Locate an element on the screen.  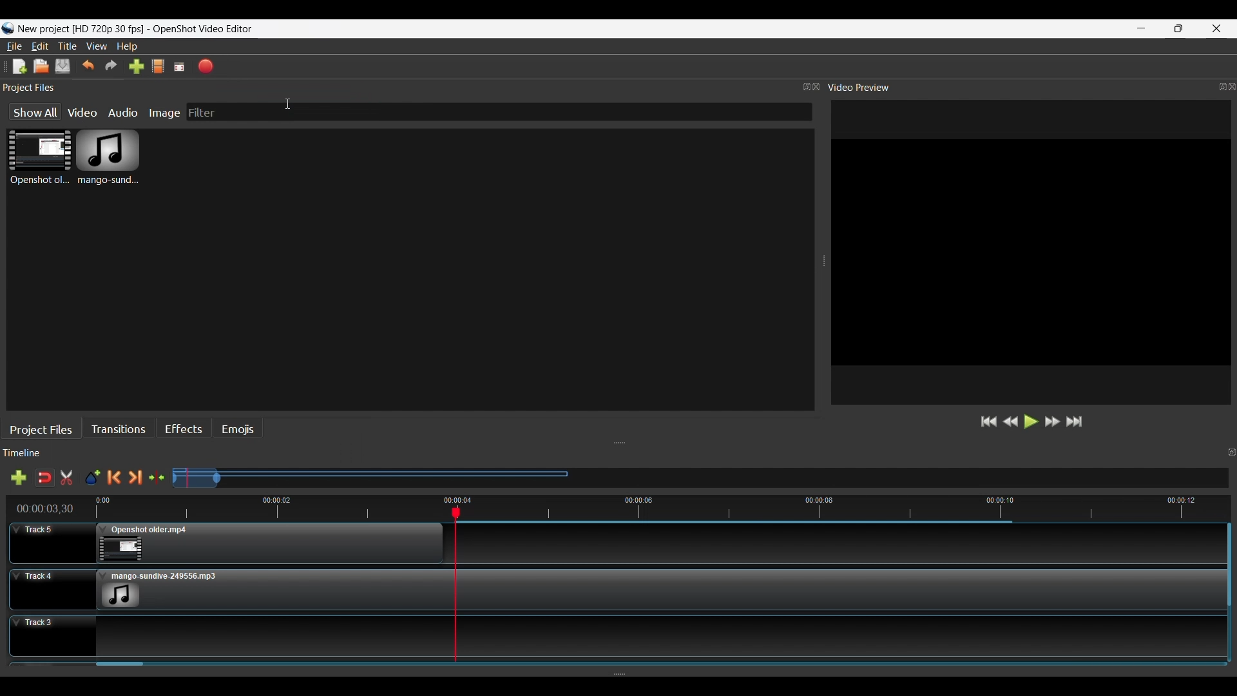
Help is located at coordinates (128, 46).